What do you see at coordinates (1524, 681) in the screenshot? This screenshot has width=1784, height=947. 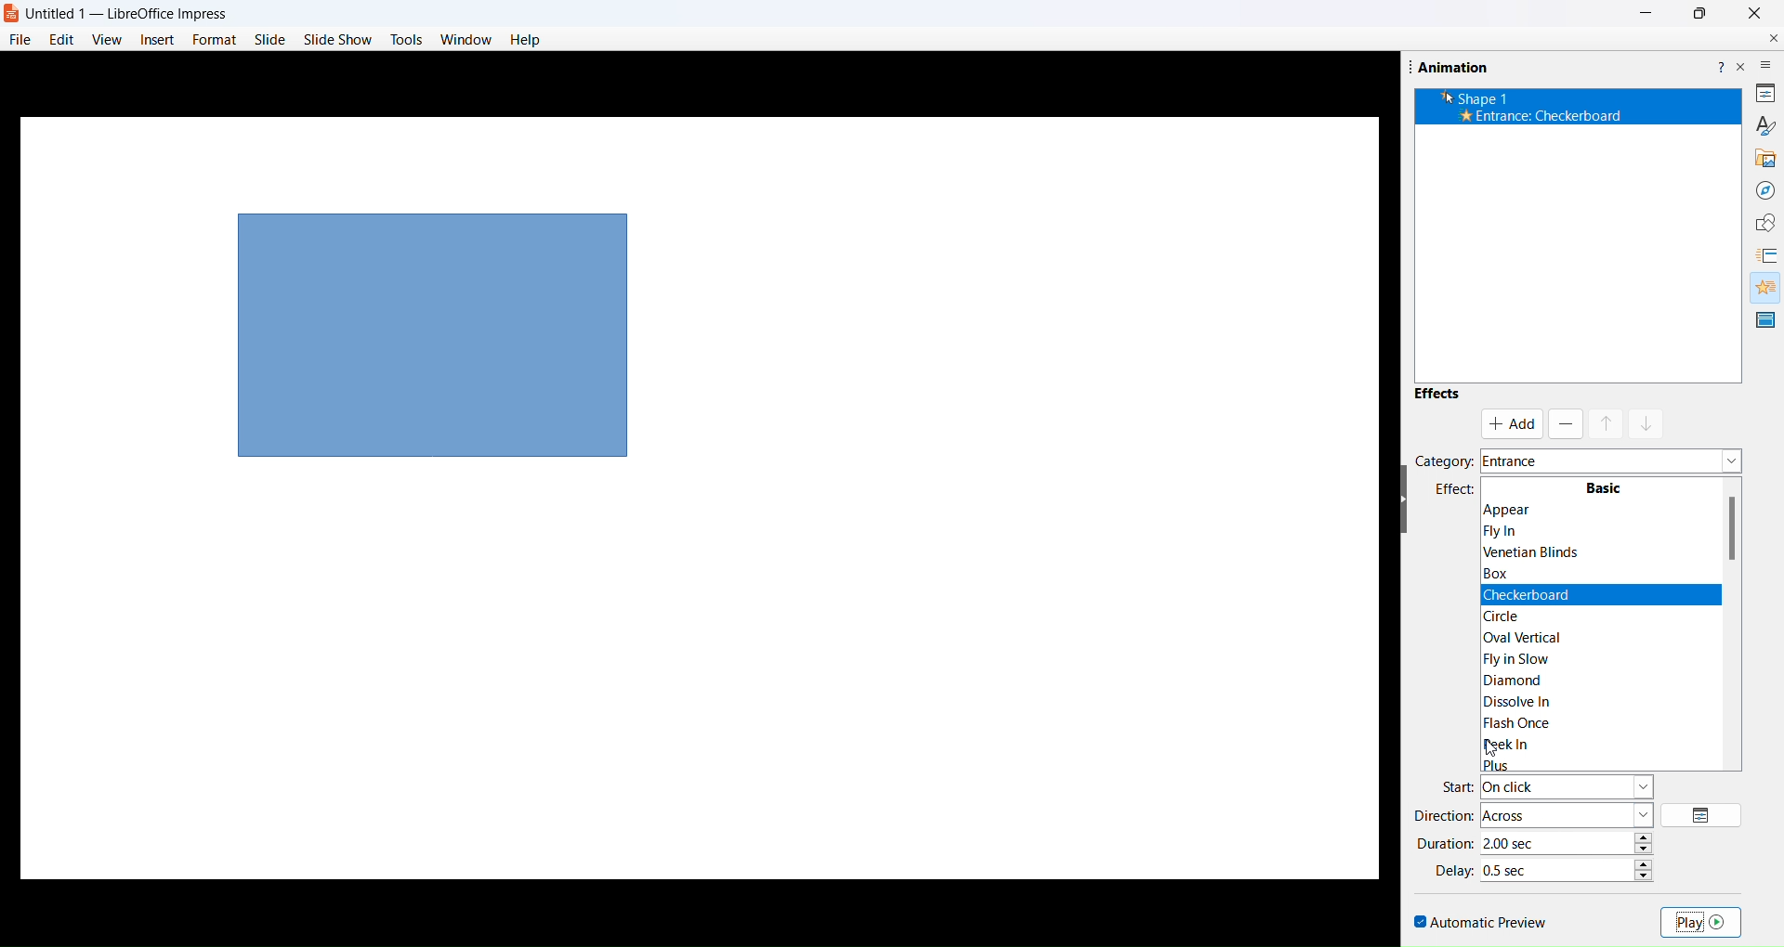 I see `diamond` at bounding box center [1524, 681].